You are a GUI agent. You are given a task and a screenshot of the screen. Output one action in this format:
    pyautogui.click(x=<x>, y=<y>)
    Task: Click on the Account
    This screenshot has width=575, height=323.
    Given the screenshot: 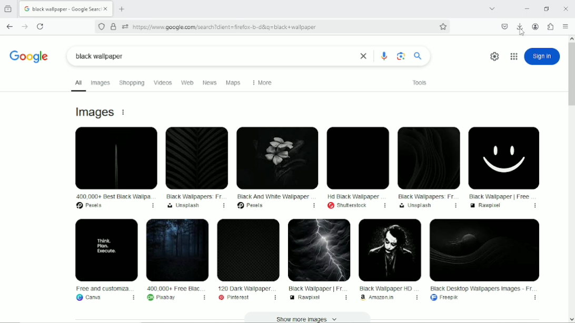 What is the action you would take?
    pyautogui.click(x=537, y=27)
    